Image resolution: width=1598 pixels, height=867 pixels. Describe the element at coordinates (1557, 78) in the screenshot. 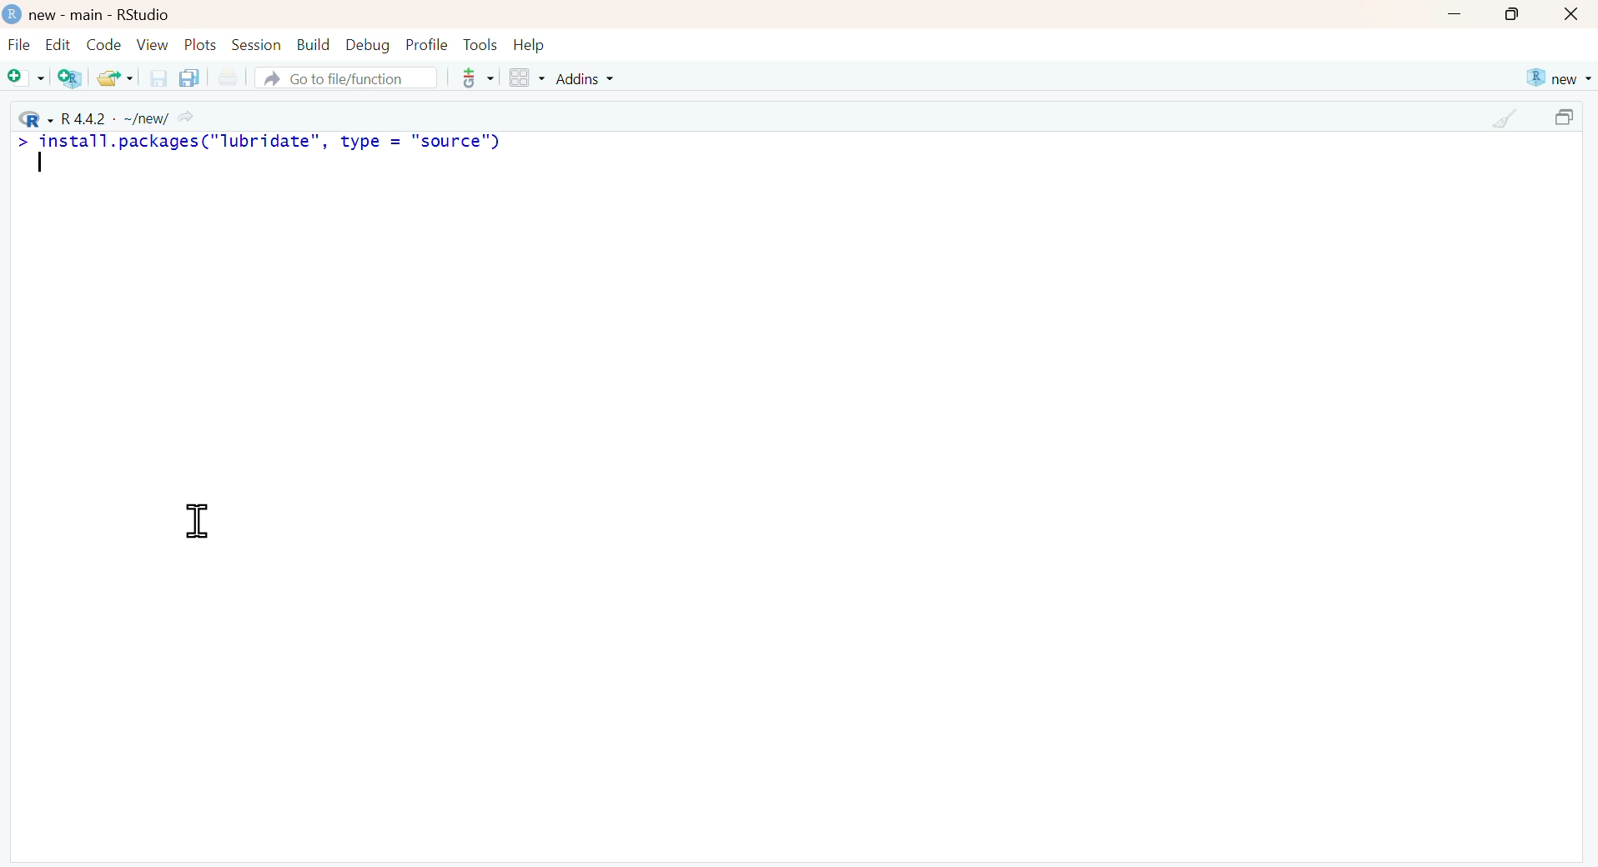

I see `new` at that location.